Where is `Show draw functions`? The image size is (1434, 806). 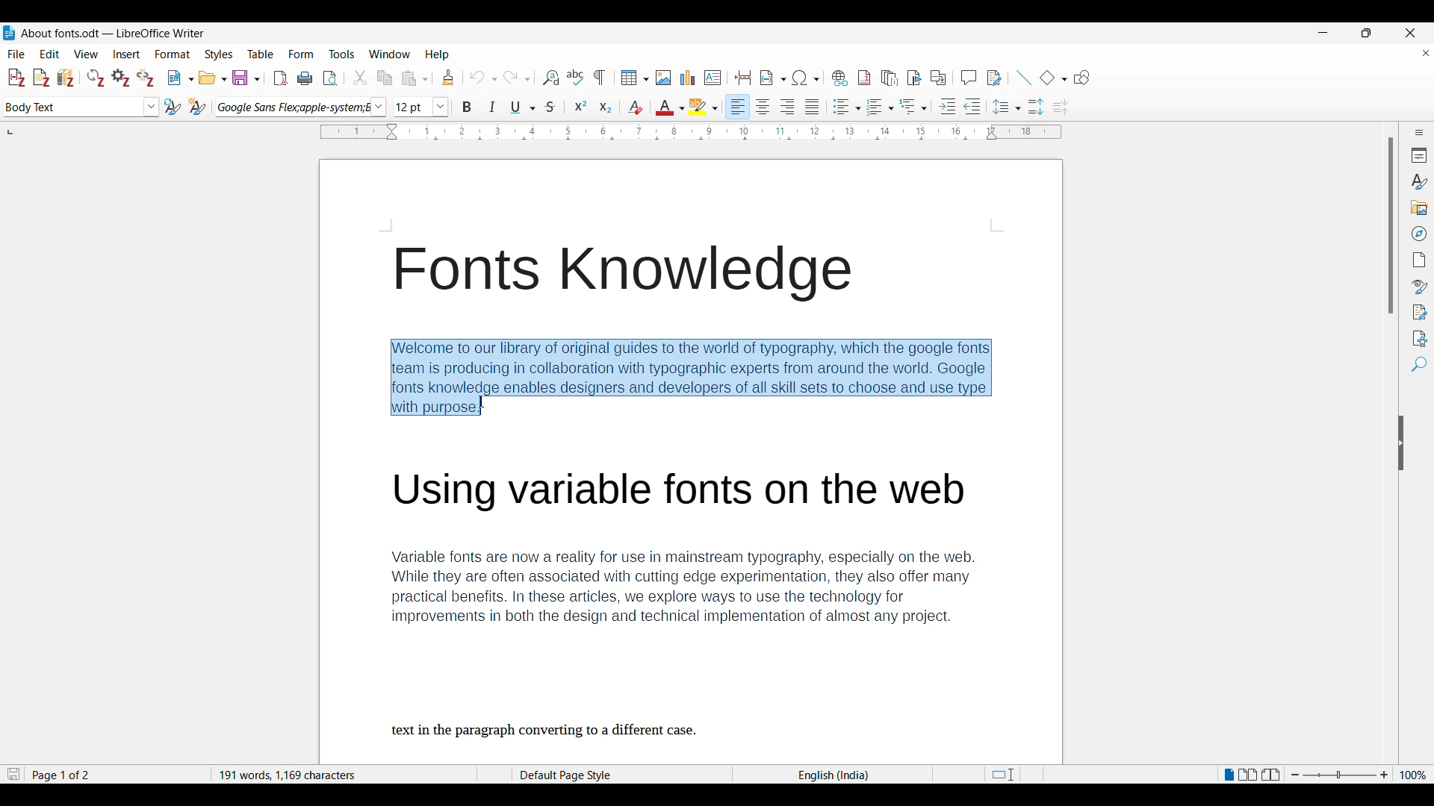 Show draw functions is located at coordinates (1082, 77).